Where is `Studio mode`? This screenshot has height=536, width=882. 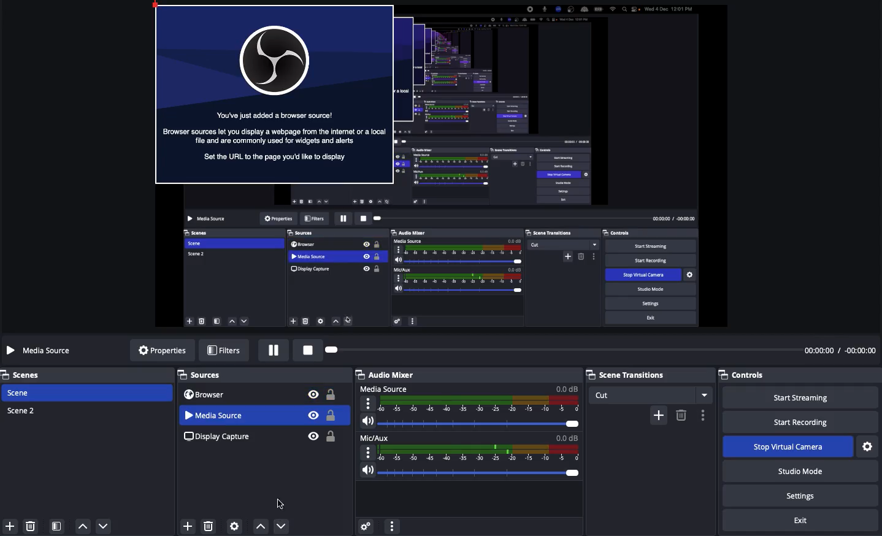
Studio mode is located at coordinates (796, 470).